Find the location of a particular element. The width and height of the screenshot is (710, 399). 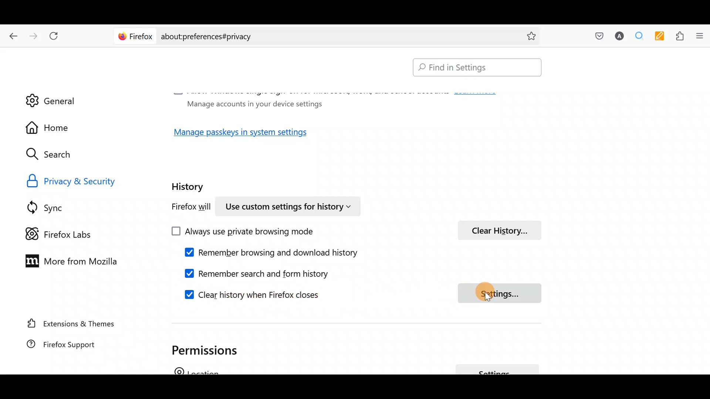

Multiple search & highlight is located at coordinates (636, 37).